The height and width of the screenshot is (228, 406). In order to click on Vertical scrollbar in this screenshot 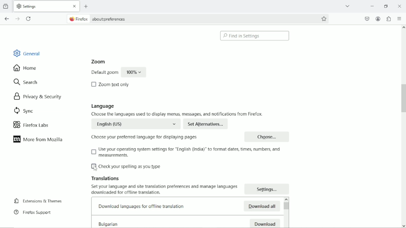, I will do `click(287, 206)`.